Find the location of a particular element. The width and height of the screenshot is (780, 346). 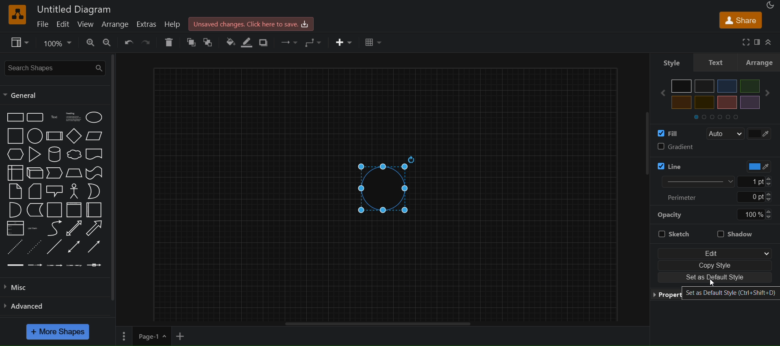

table is located at coordinates (374, 43).